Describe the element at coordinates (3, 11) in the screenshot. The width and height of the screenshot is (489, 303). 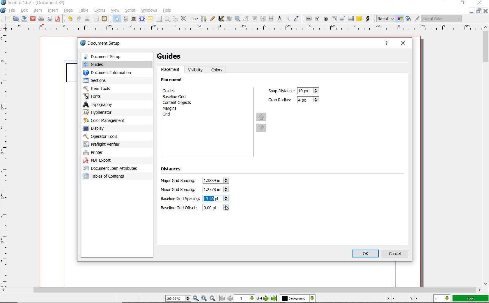
I see `system logo` at that location.